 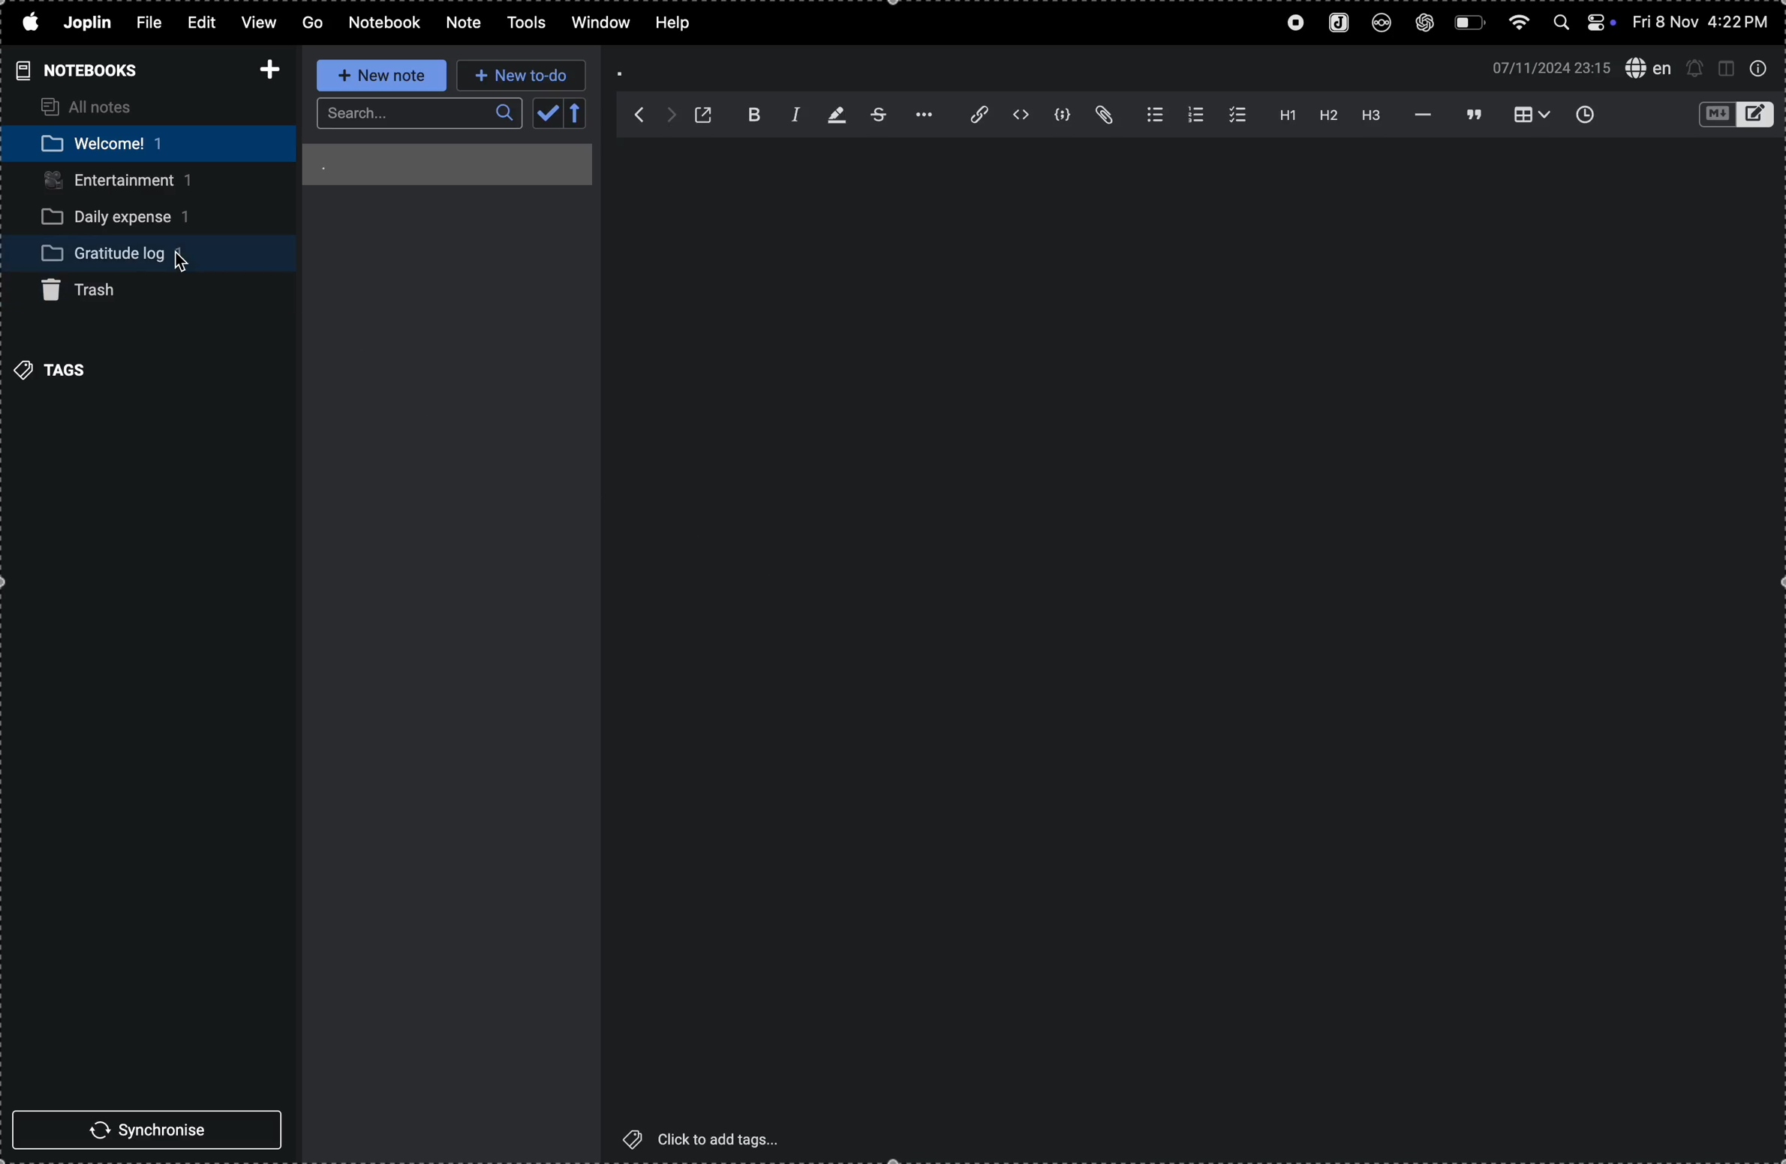 I want to click on open window, so click(x=706, y=114).